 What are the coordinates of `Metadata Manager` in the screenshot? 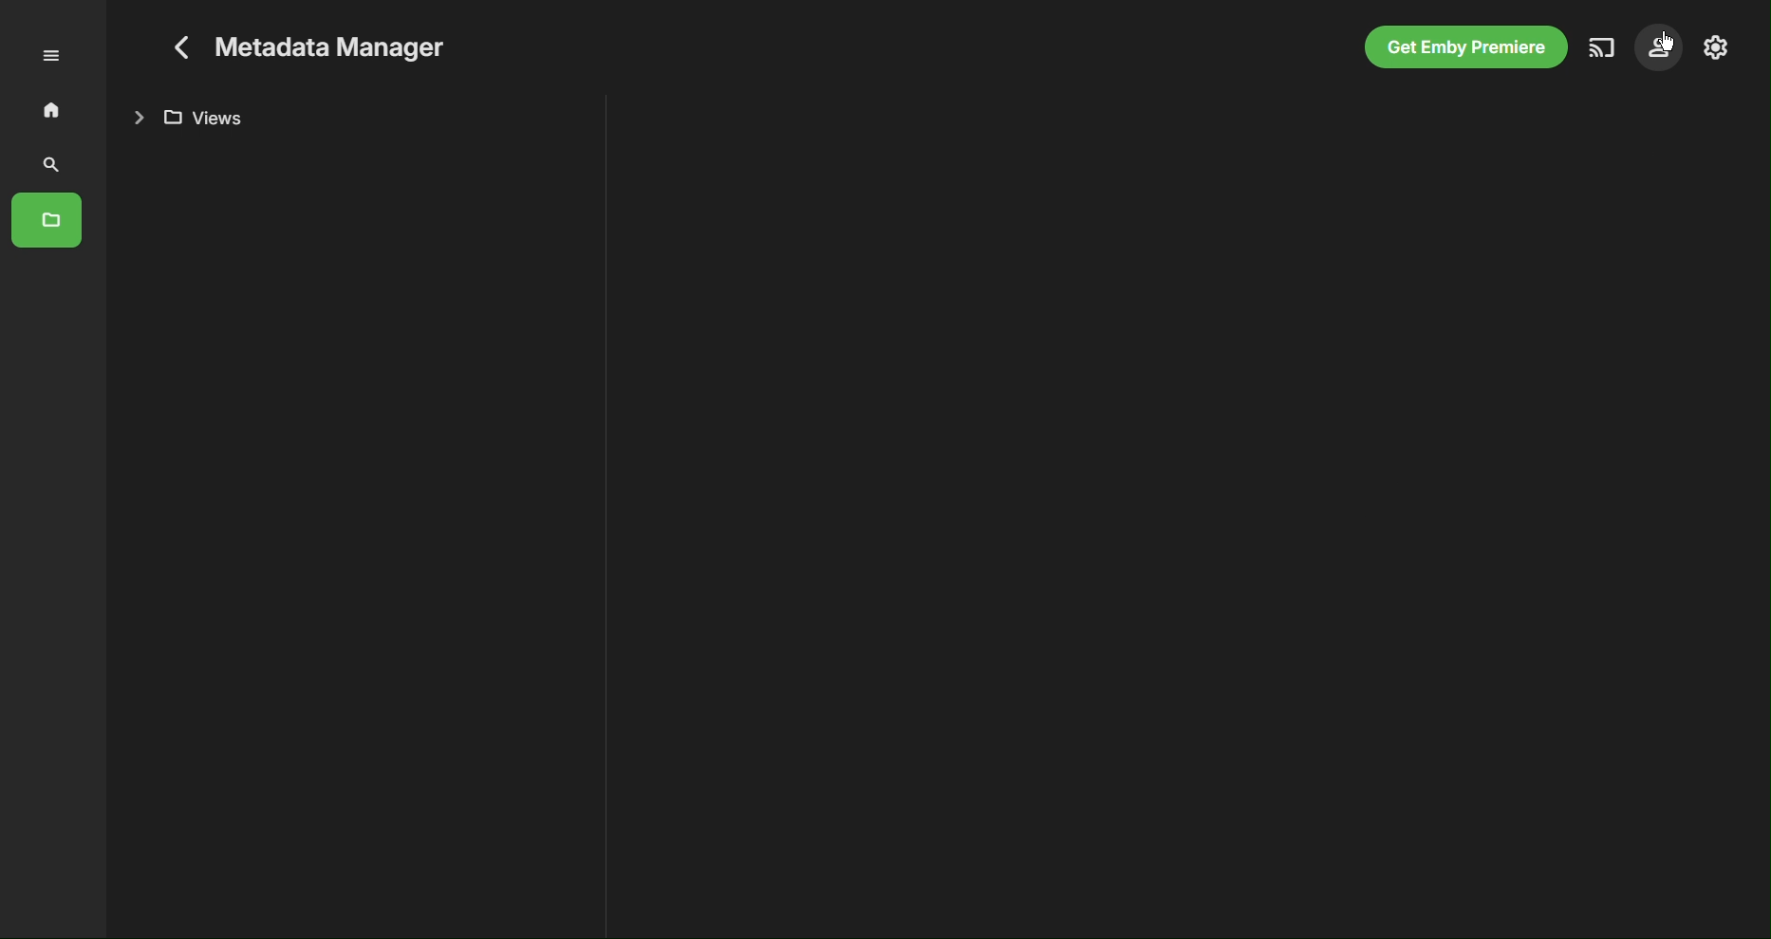 It's located at (316, 43).